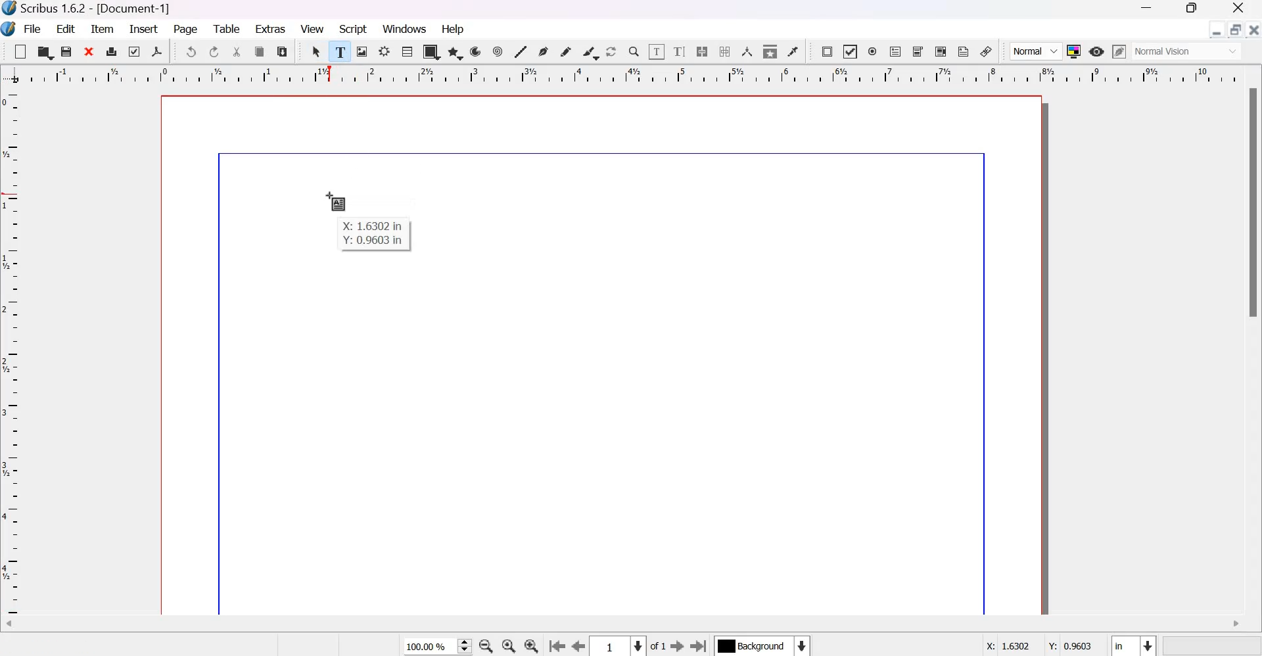  I want to click on Text Annotation, so click(964, 51).